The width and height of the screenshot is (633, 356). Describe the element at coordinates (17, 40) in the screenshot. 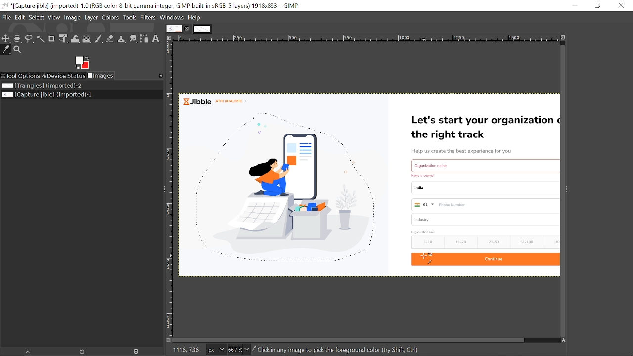

I see `Ellipse select tool` at that location.